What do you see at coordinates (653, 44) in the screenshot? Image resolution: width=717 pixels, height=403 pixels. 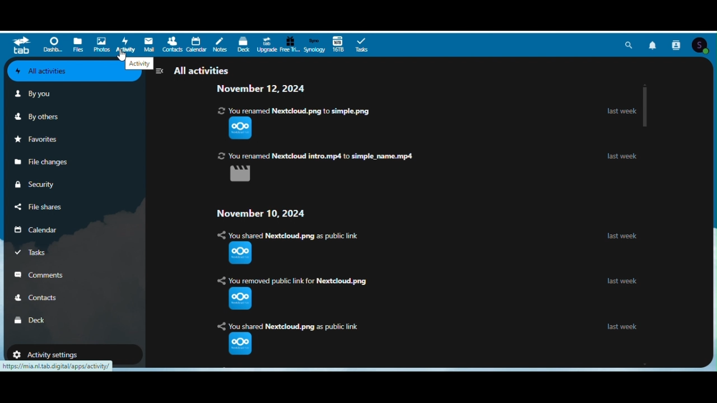 I see `Notifications` at bounding box center [653, 44].